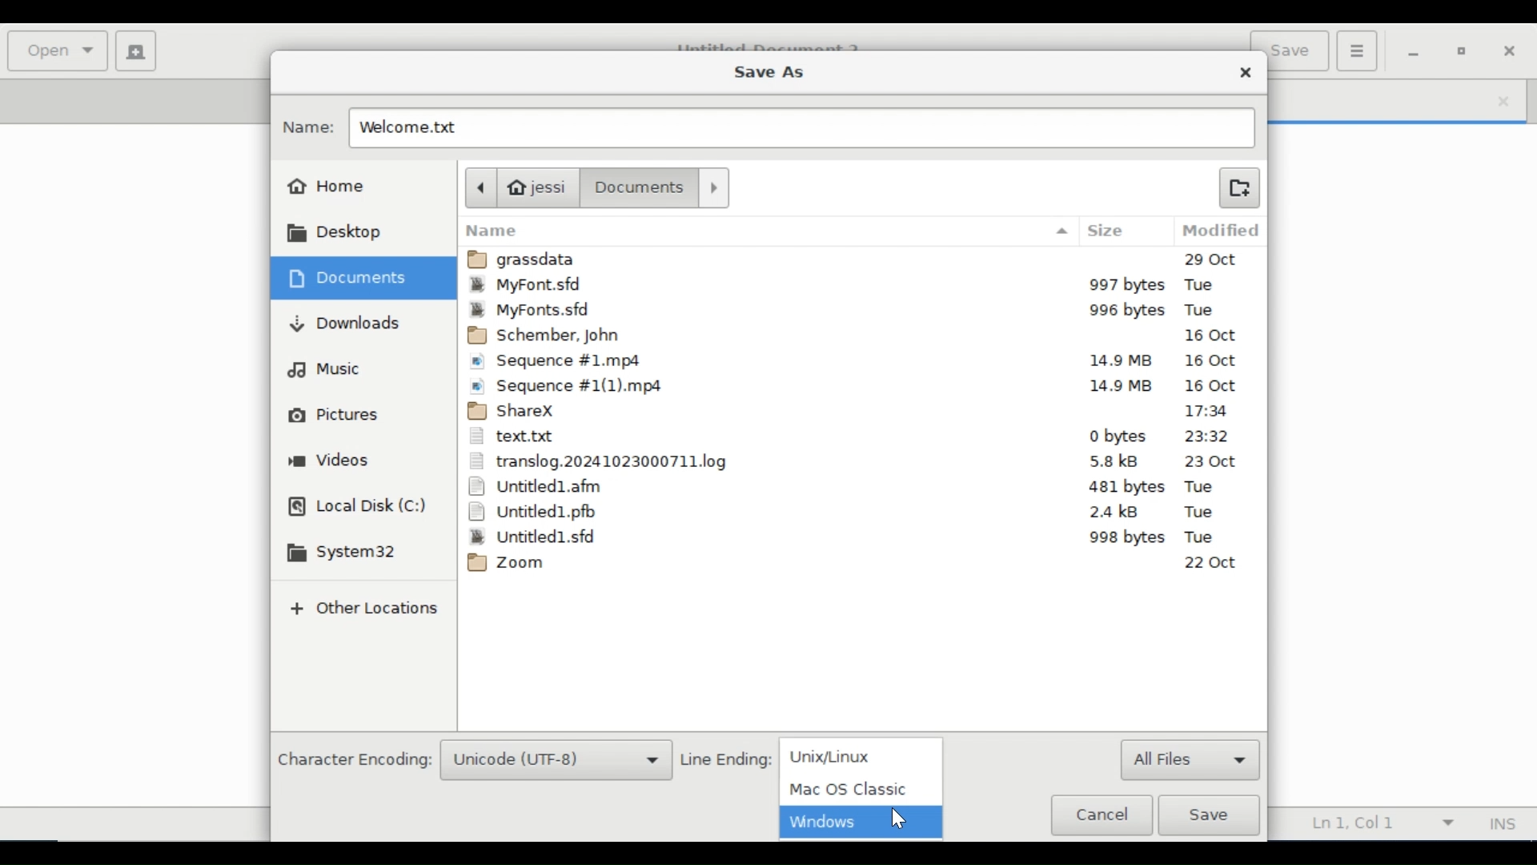 The image size is (1537, 865). I want to click on Name, so click(769, 230).